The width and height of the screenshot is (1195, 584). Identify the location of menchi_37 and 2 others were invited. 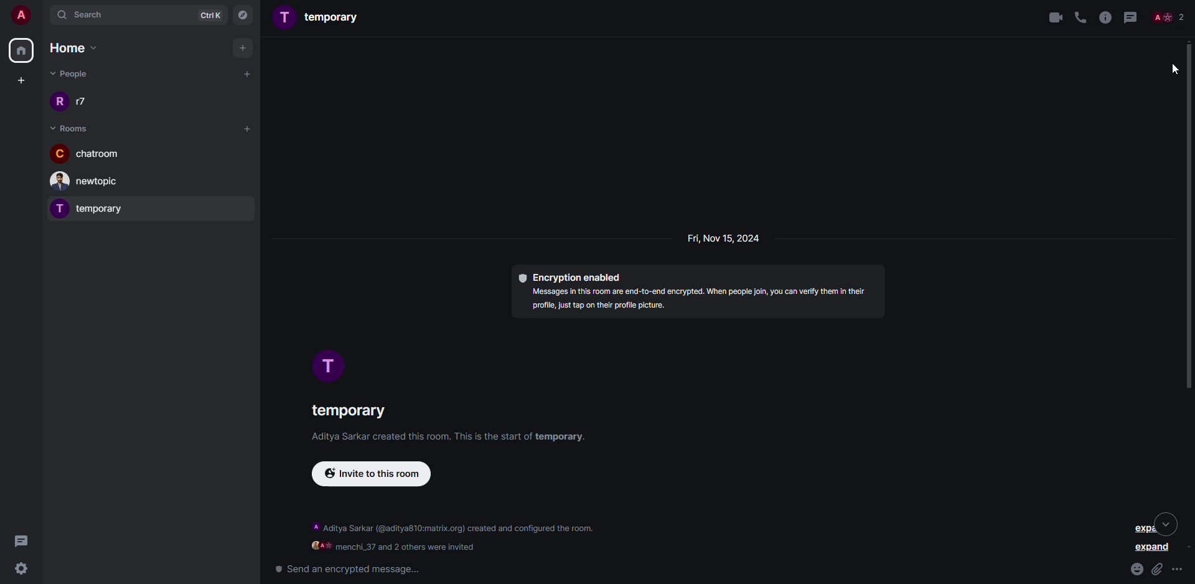
(394, 547).